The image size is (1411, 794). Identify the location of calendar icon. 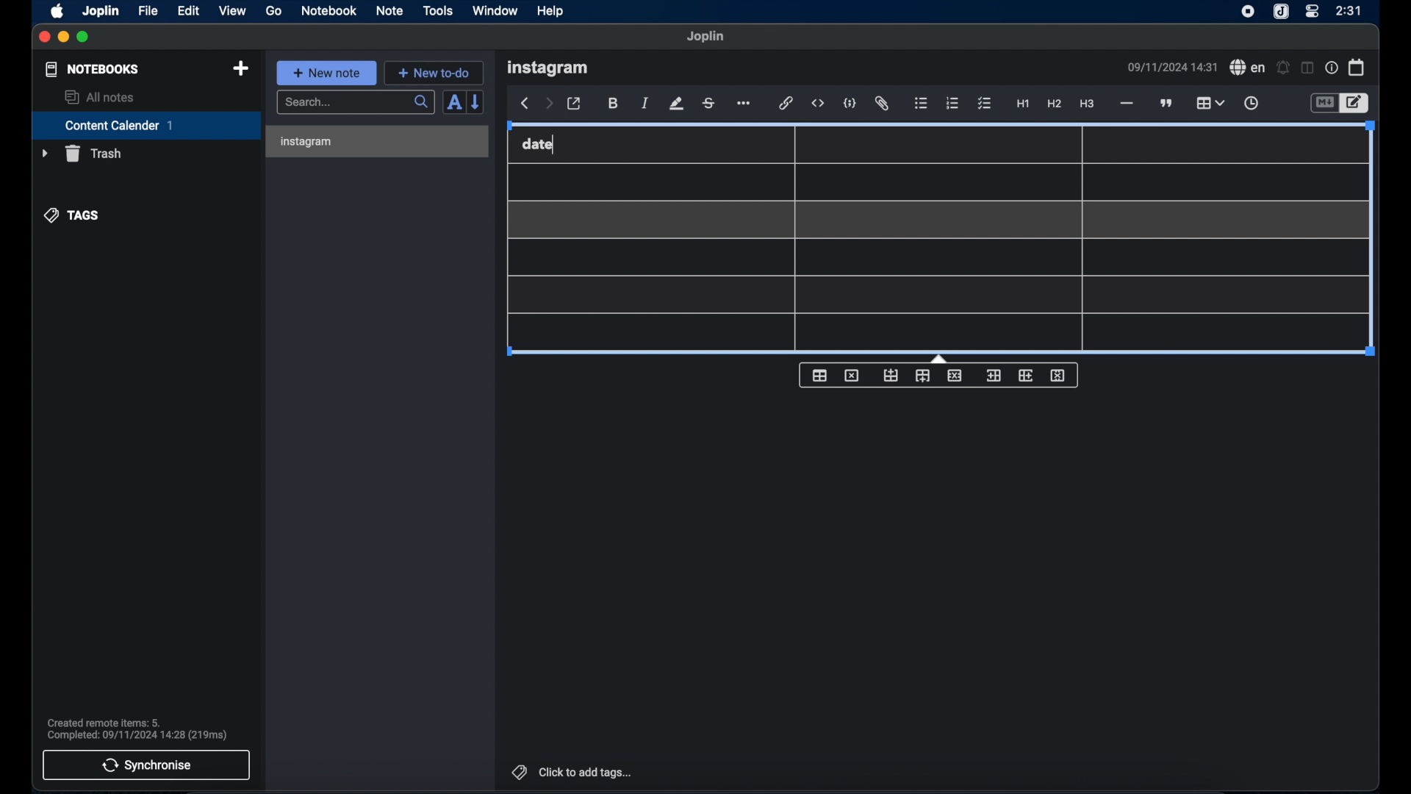
(1357, 68).